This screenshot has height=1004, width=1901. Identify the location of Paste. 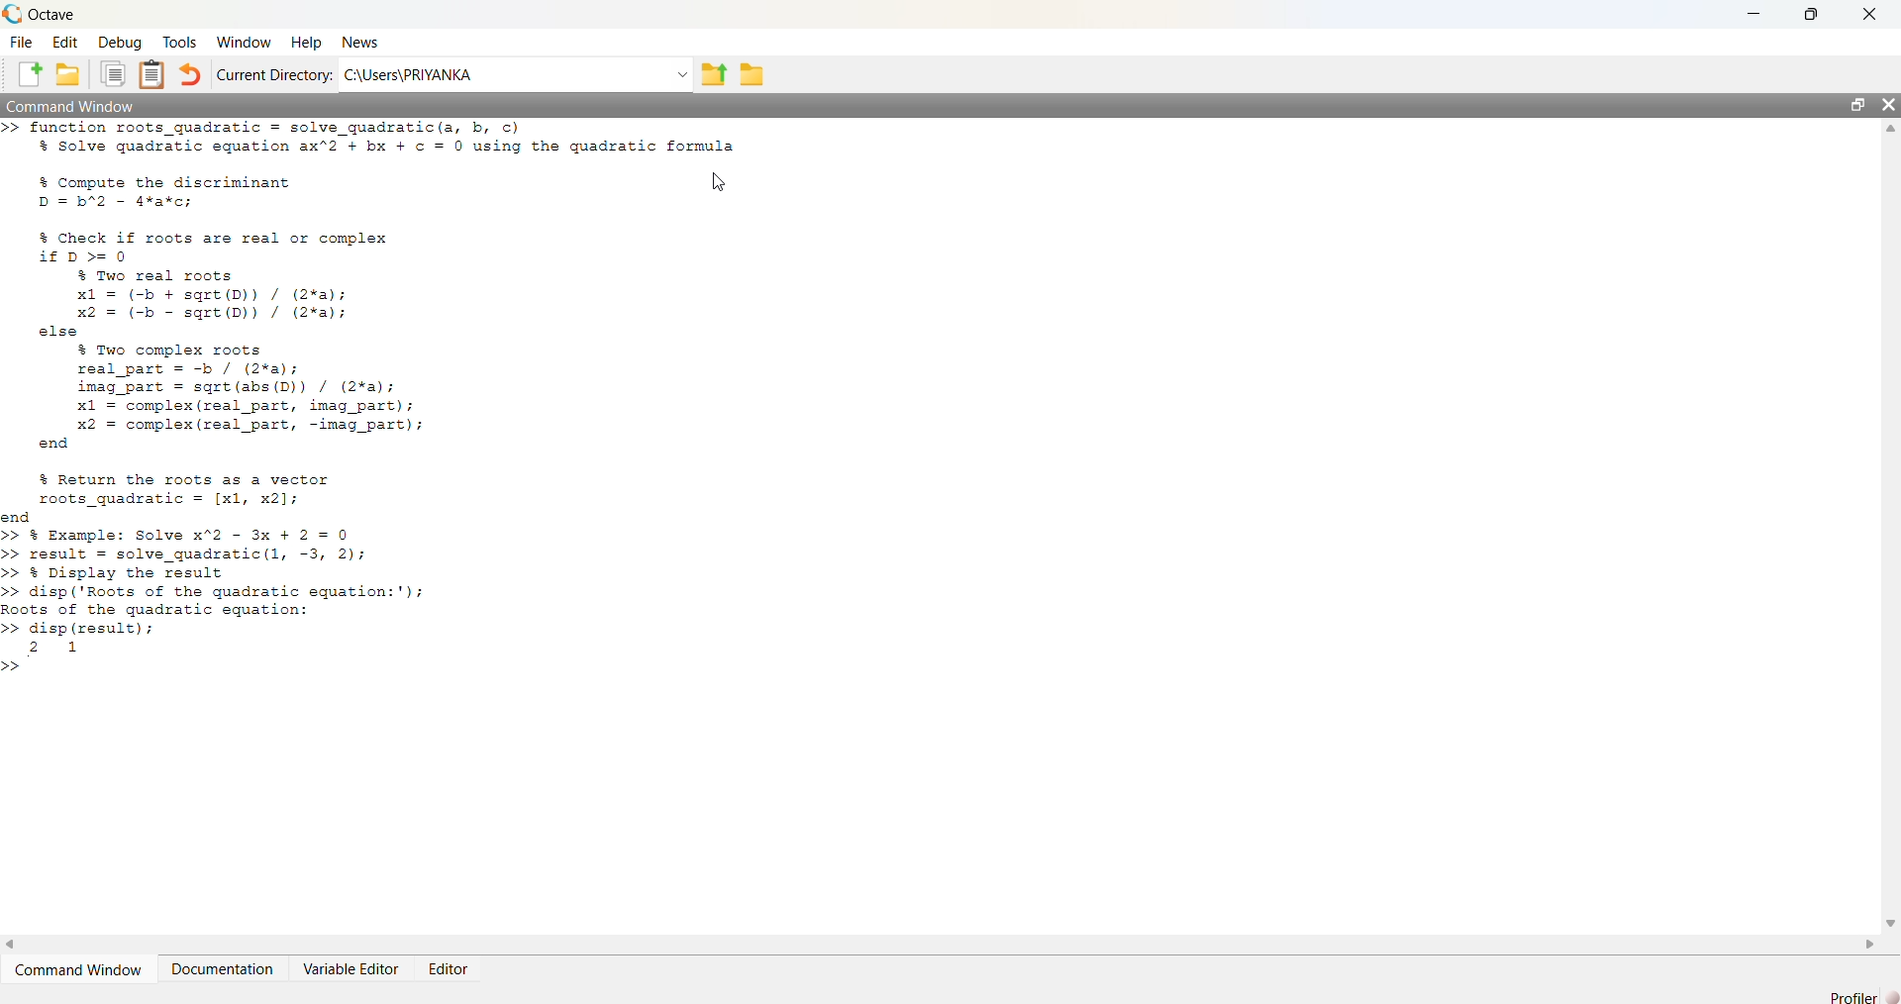
(154, 74).